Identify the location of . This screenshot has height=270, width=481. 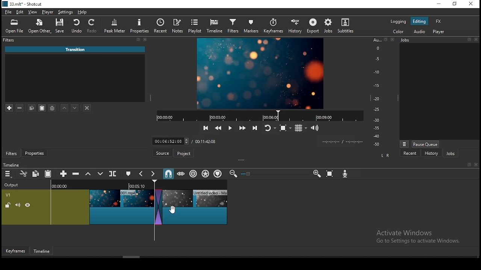
(317, 174).